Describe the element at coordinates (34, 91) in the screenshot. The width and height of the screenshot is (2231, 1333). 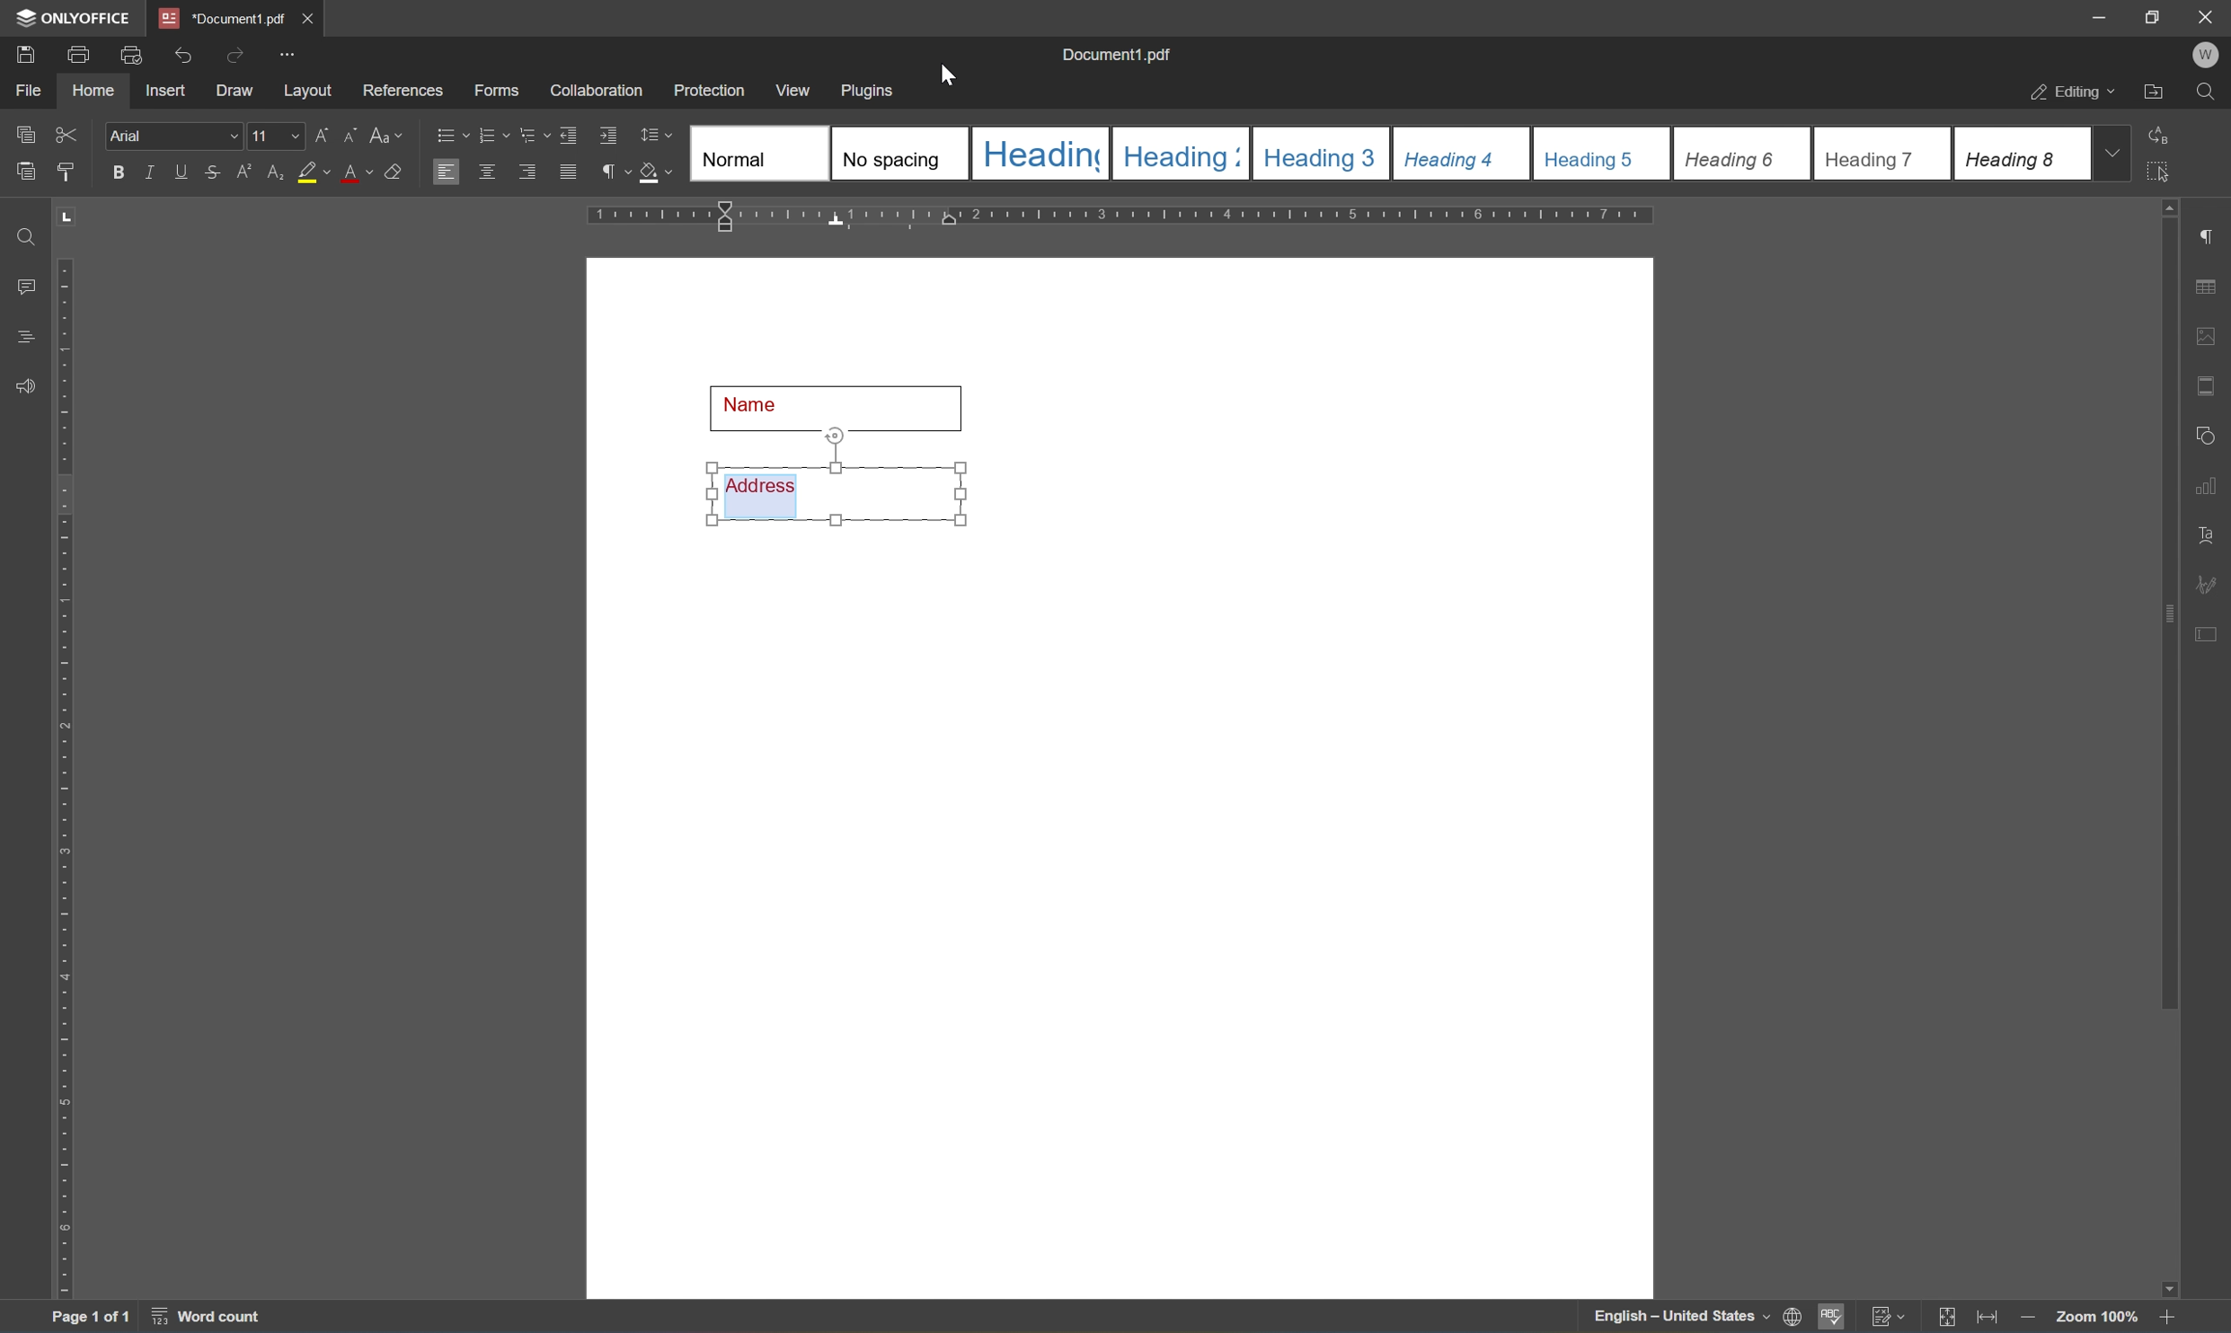
I see `file` at that location.